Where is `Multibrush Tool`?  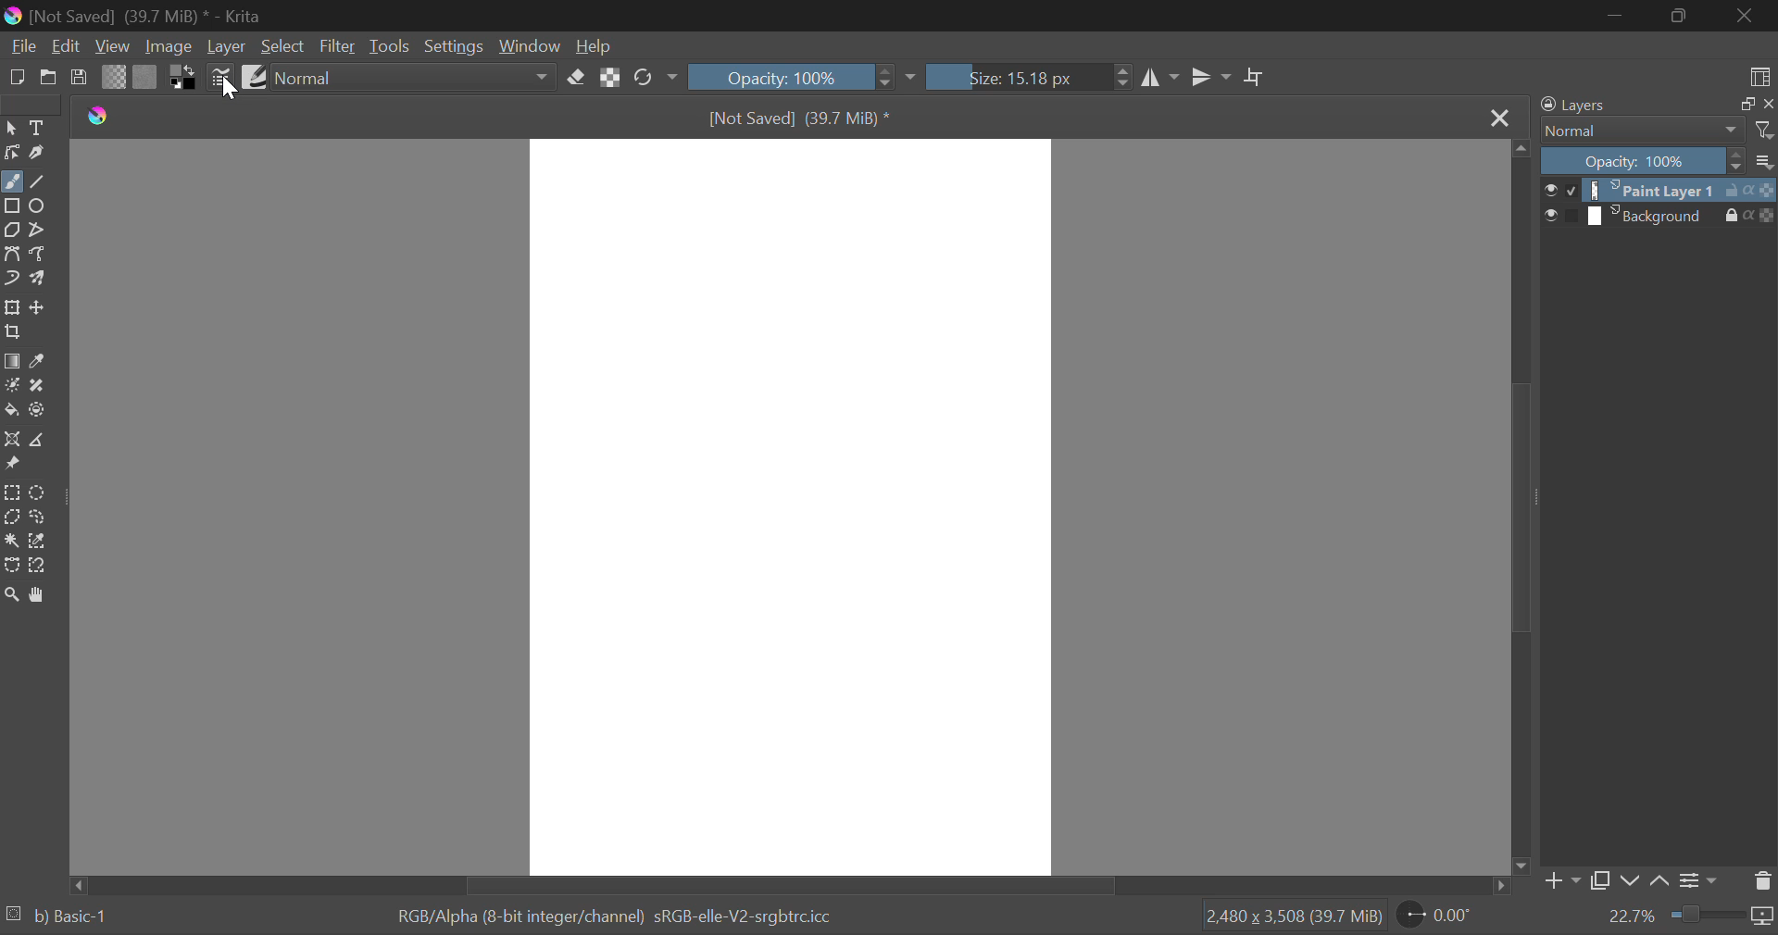
Multibrush Tool is located at coordinates (41, 280).